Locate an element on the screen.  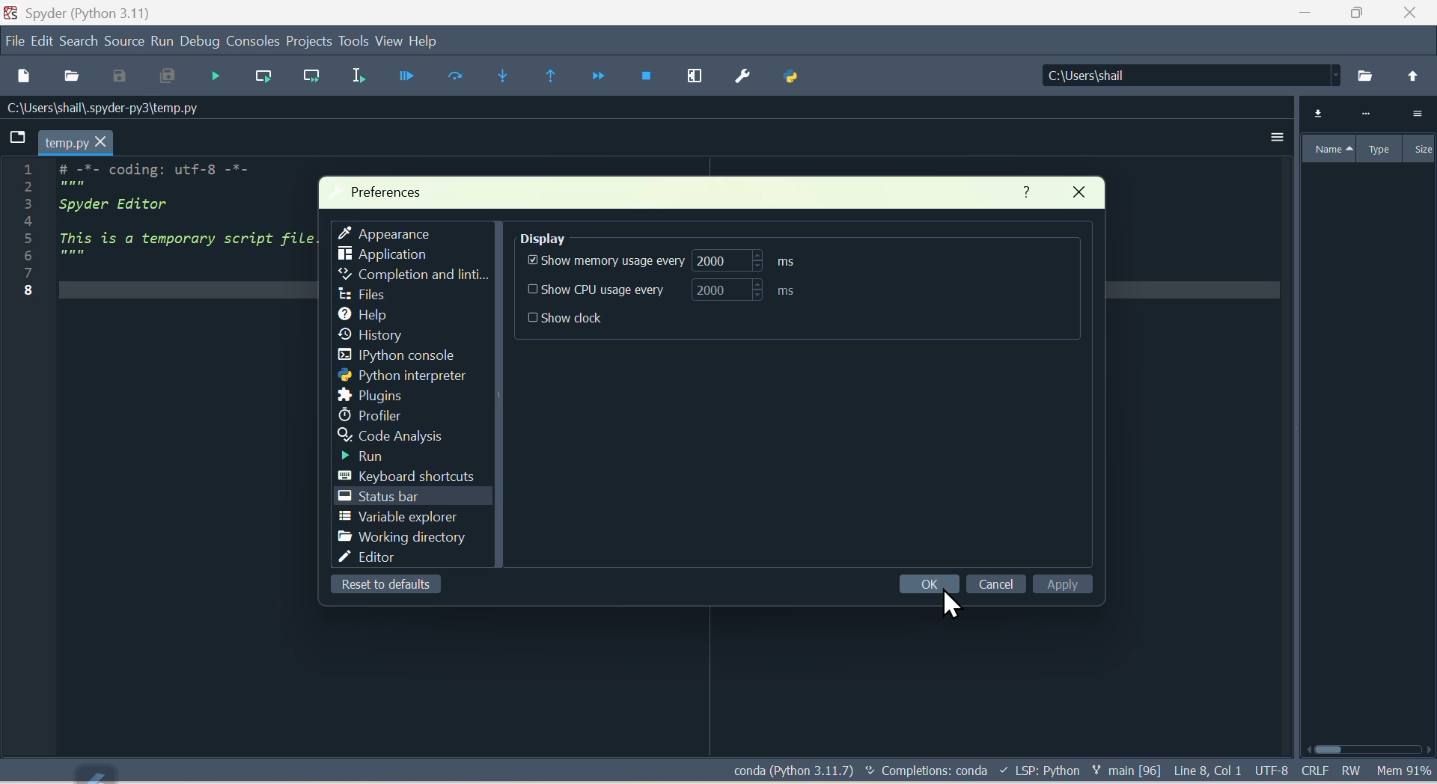
Location of the file - C:\Users\shail\.spyder-py3\temp.py is located at coordinates (125, 108).